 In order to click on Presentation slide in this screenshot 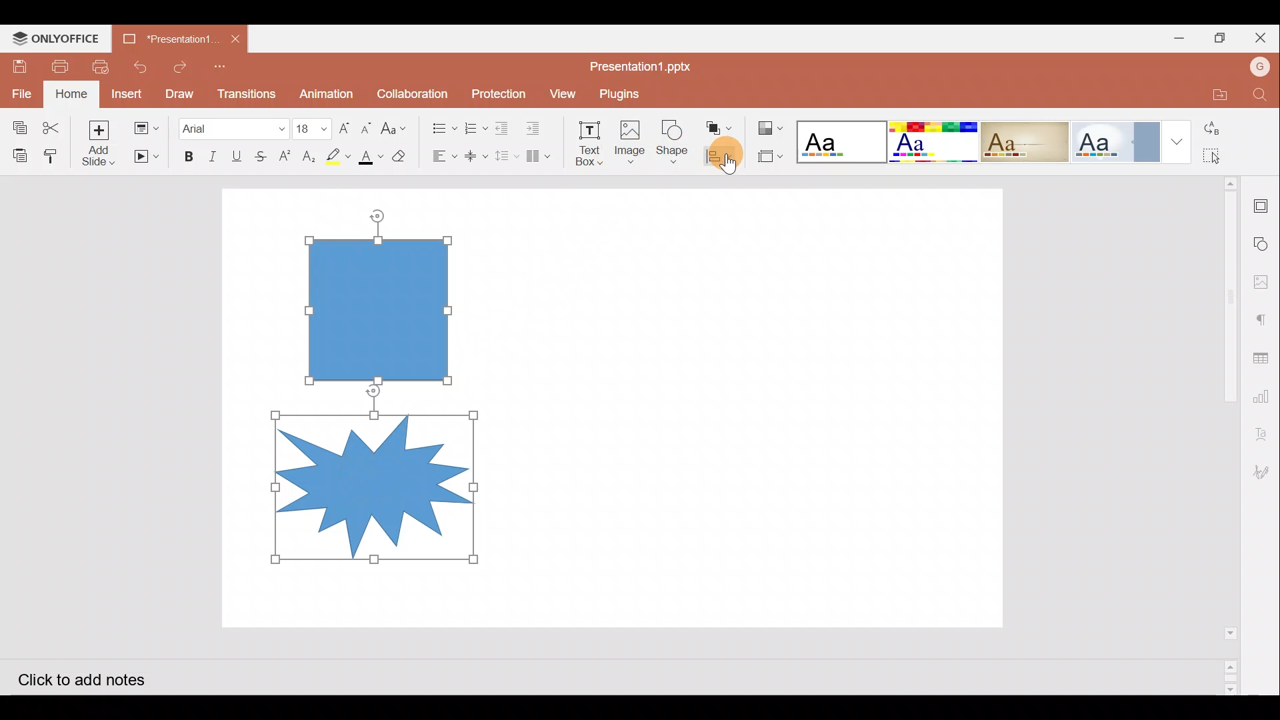, I will do `click(759, 408)`.